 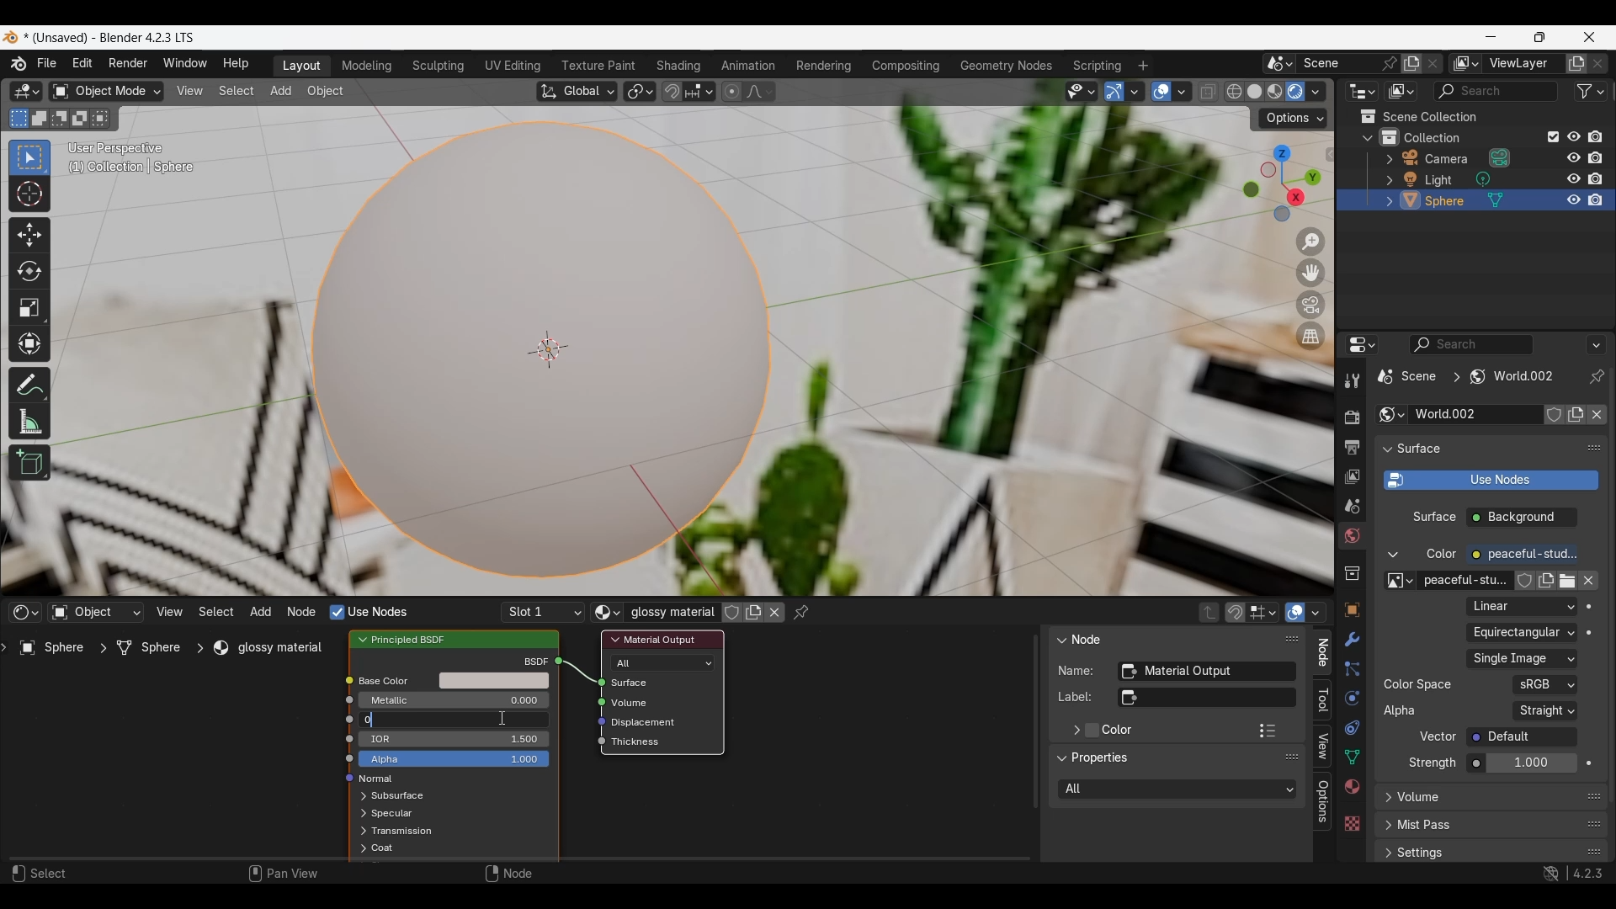 What do you see at coordinates (632, 703) in the screenshot?
I see `Volume` at bounding box center [632, 703].